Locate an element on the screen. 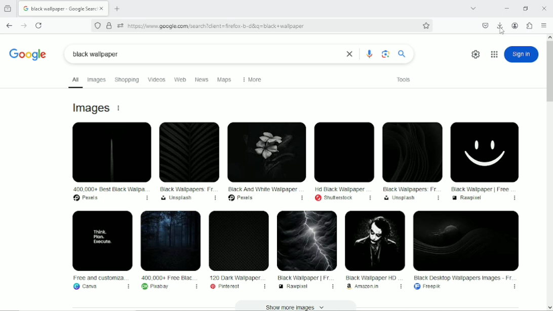 This screenshot has width=553, height=311. Black Wallpapers: Fr is located at coordinates (411, 161).